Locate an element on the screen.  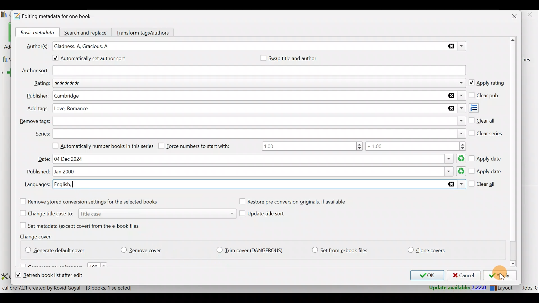
Basic metadata is located at coordinates (36, 33).